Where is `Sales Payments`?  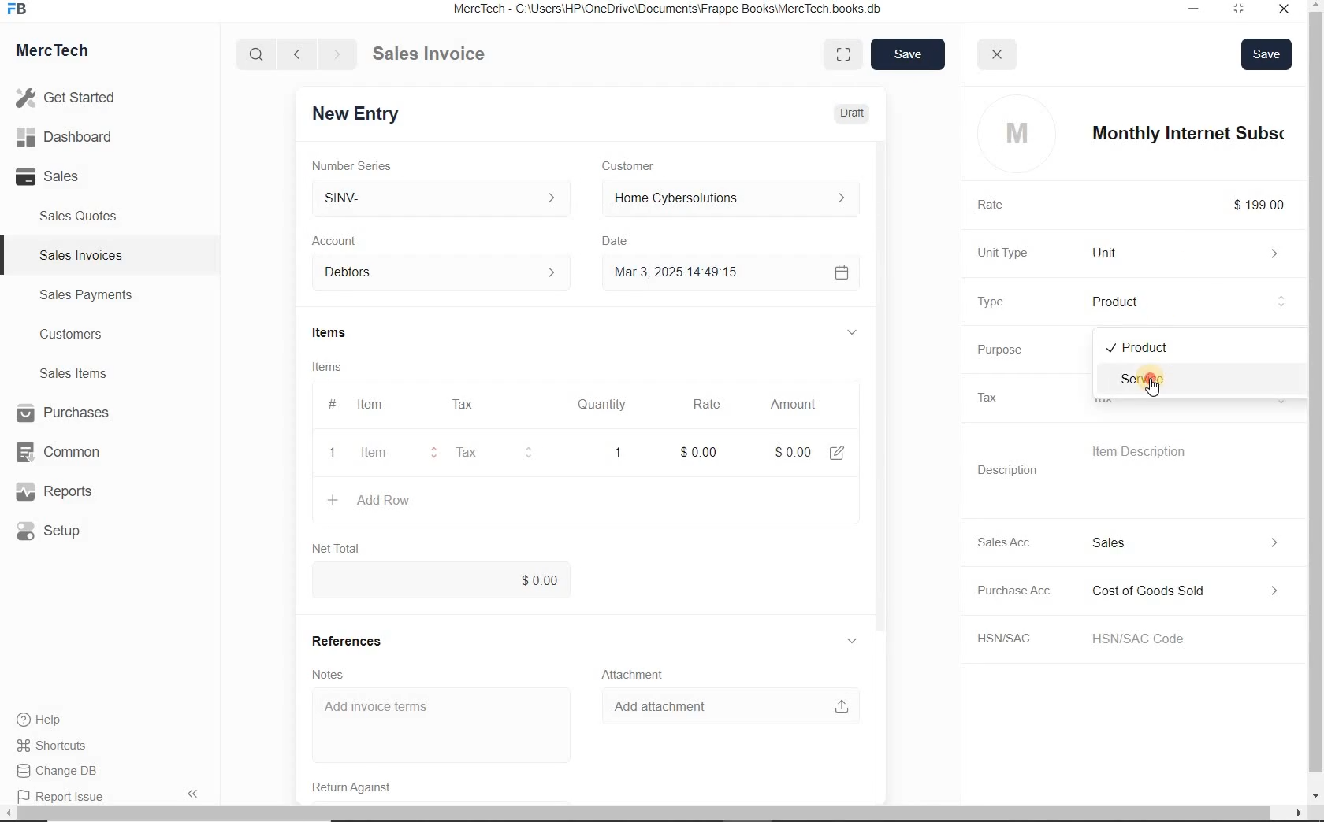 Sales Payments is located at coordinates (84, 295).